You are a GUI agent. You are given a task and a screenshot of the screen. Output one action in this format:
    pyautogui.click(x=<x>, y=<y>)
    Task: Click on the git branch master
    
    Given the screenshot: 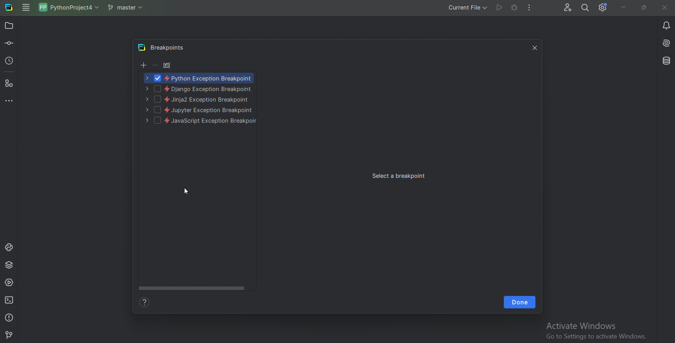 What is the action you would take?
    pyautogui.click(x=127, y=8)
    